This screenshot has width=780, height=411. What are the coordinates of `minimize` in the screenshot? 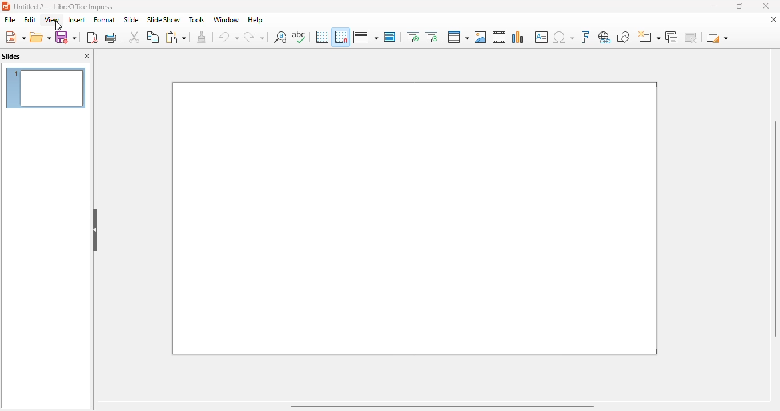 It's located at (714, 6).